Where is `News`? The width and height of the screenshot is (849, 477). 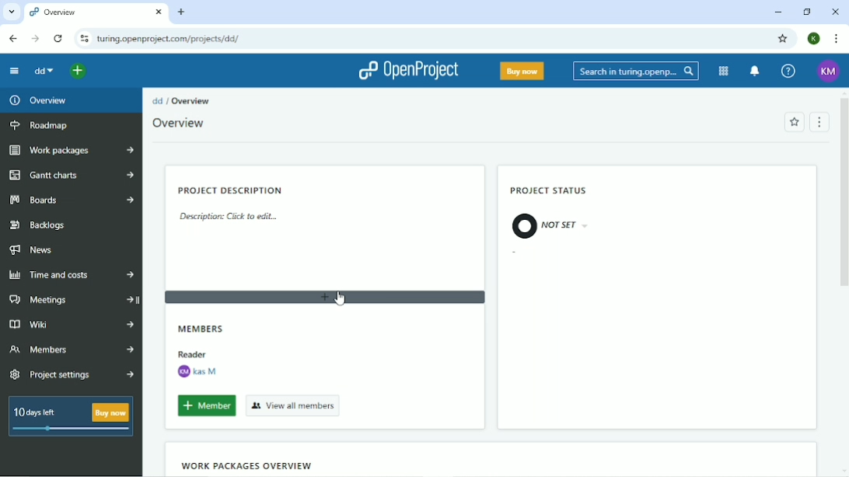
News is located at coordinates (34, 250).